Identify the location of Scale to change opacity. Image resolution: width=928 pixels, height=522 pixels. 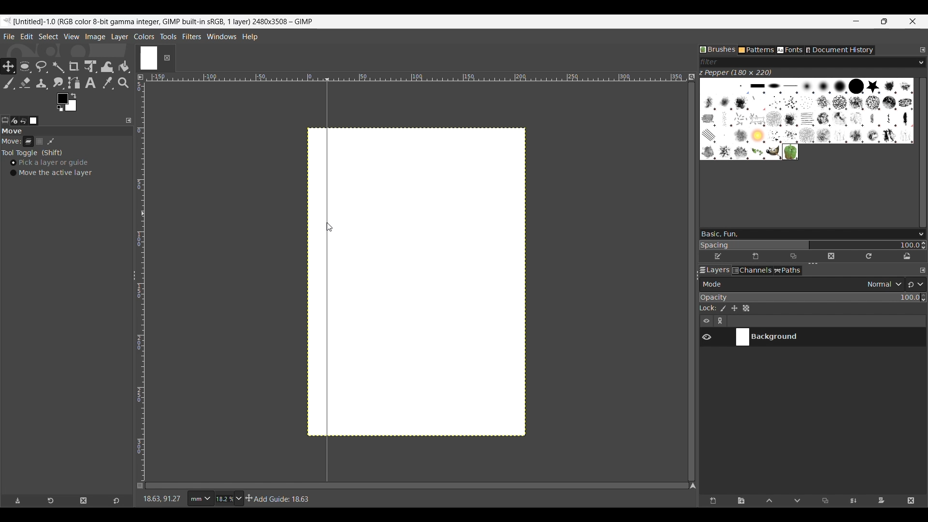
(810, 297).